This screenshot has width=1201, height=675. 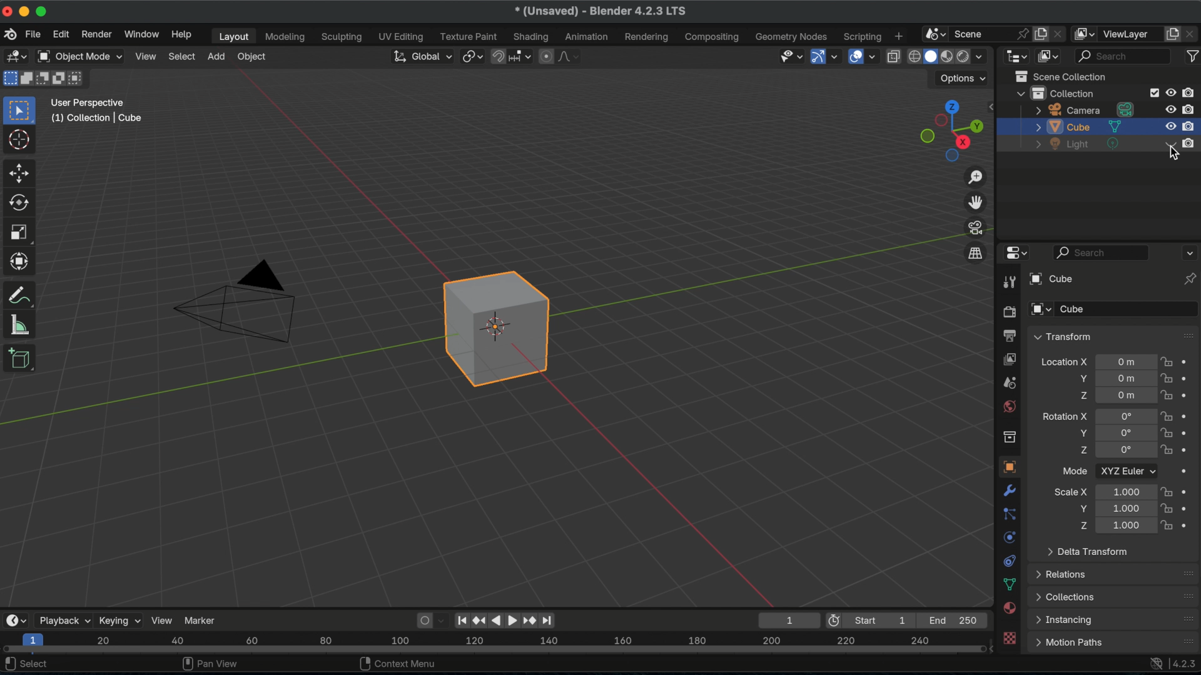 What do you see at coordinates (1168, 526) in the screenshot?
I see `lock scale` at bounding box center [1168, 526].